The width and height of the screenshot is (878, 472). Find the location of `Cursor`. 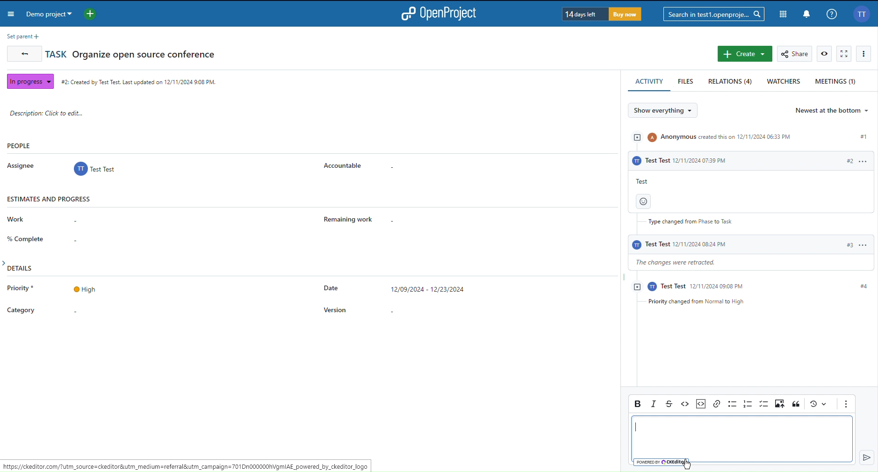

Cursor is located at coordinates (687, 464).